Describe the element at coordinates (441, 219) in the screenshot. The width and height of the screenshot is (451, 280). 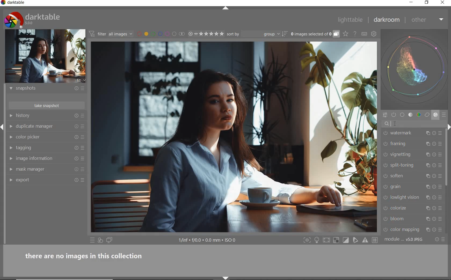
I see `preset and preferences` at that location.